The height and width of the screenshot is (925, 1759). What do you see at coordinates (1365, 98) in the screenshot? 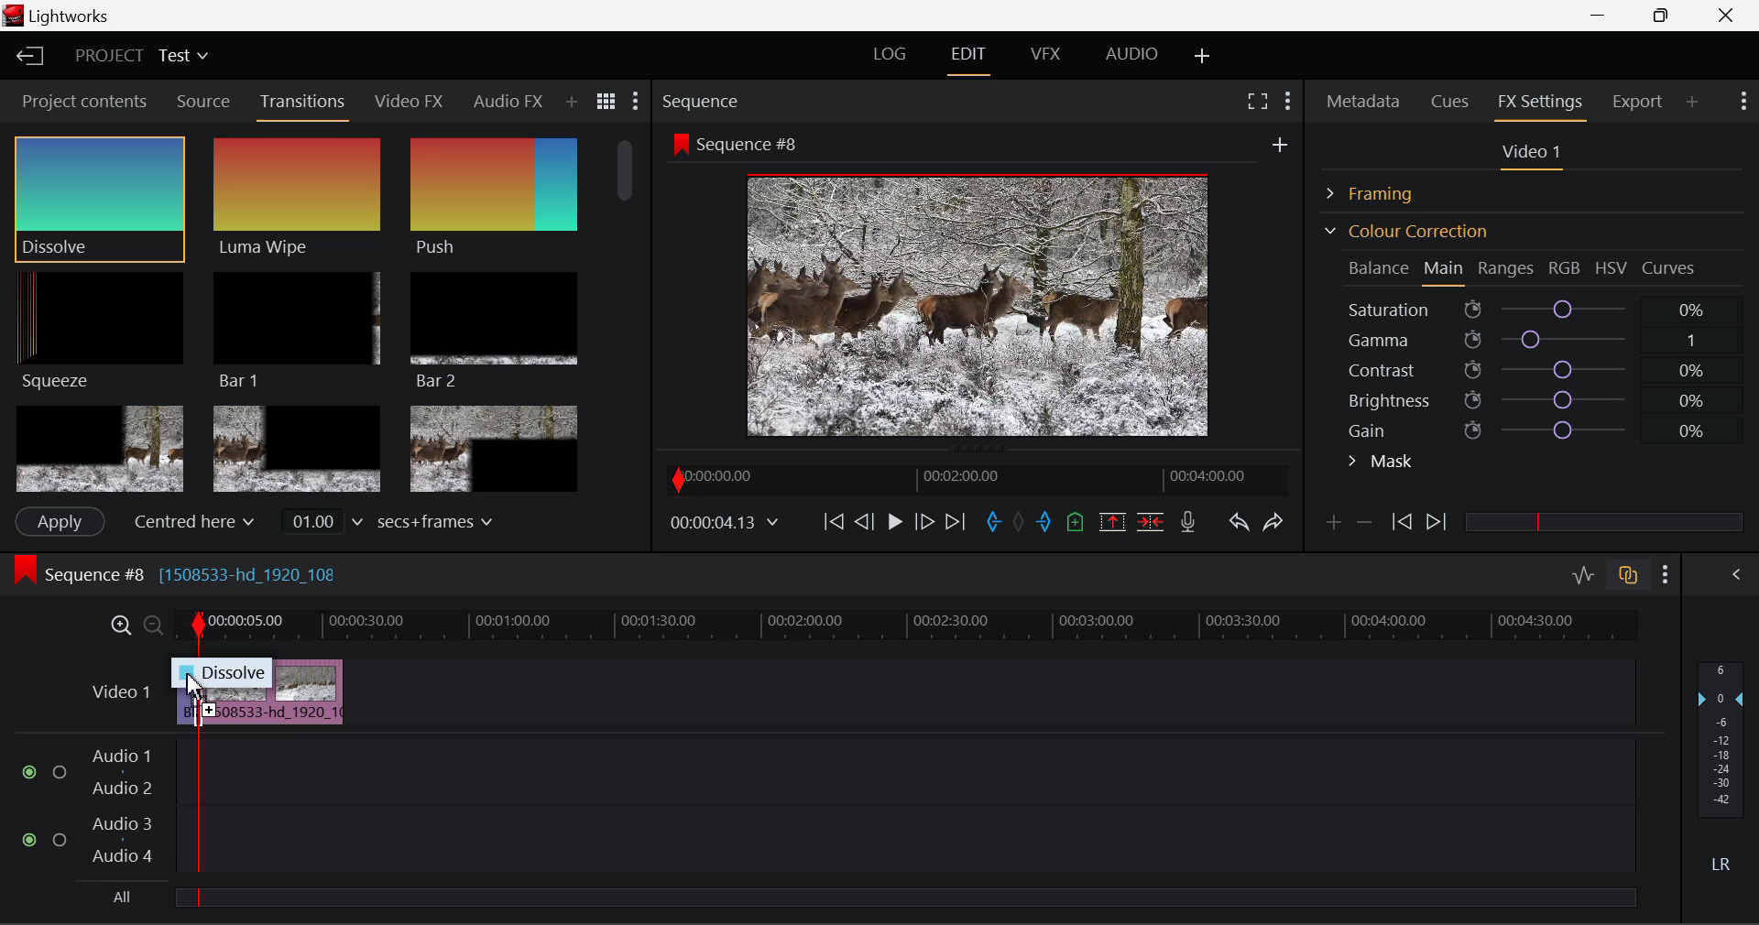
I see `Metadata Panel` at bounding box center [1365, 98].